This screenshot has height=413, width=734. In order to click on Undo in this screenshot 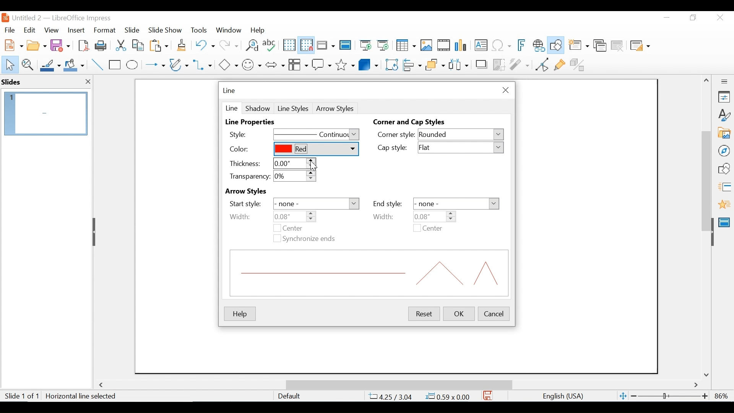, I will do `click(204, 44)`.